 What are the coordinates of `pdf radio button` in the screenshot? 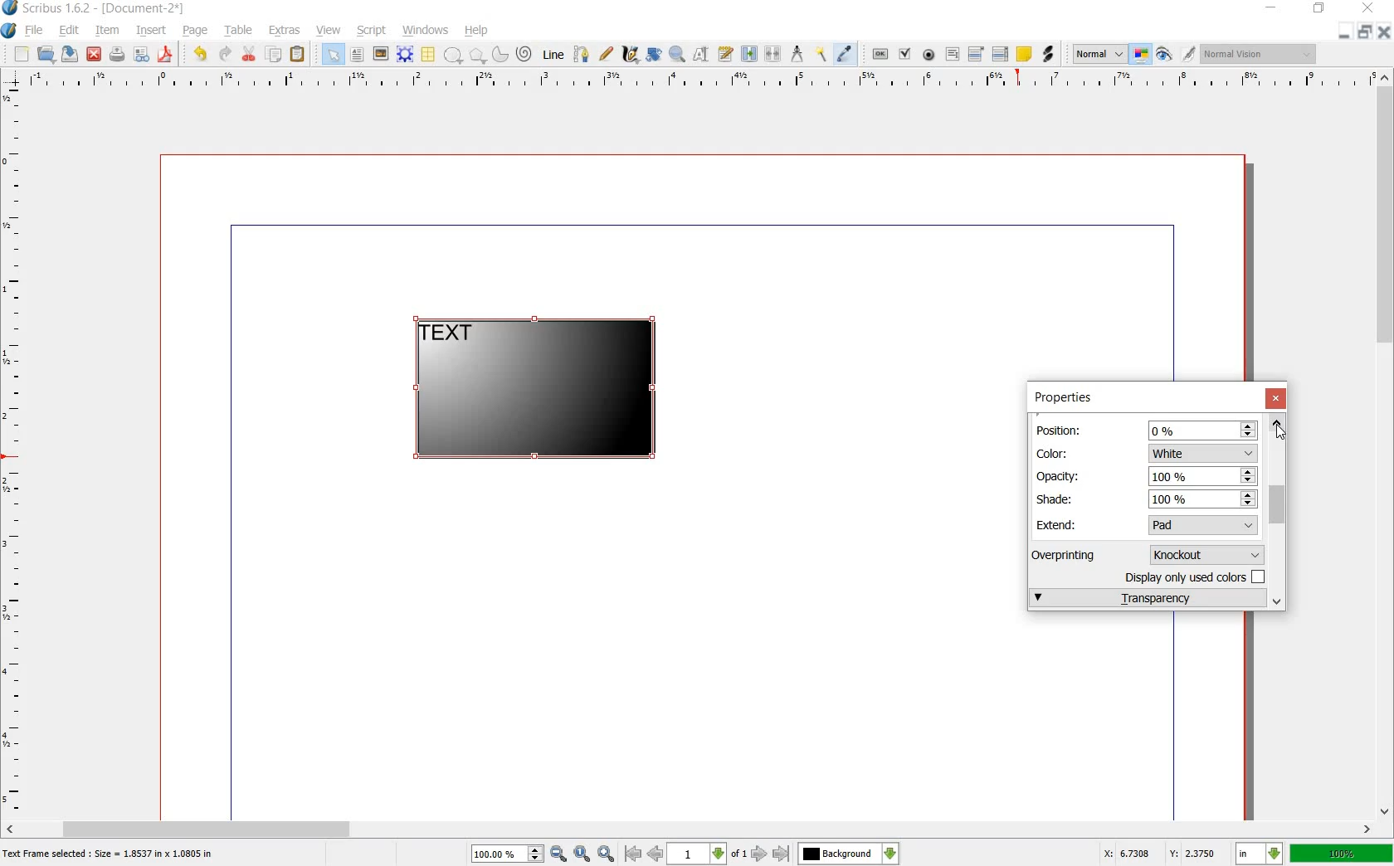 It's located at (929, 55).